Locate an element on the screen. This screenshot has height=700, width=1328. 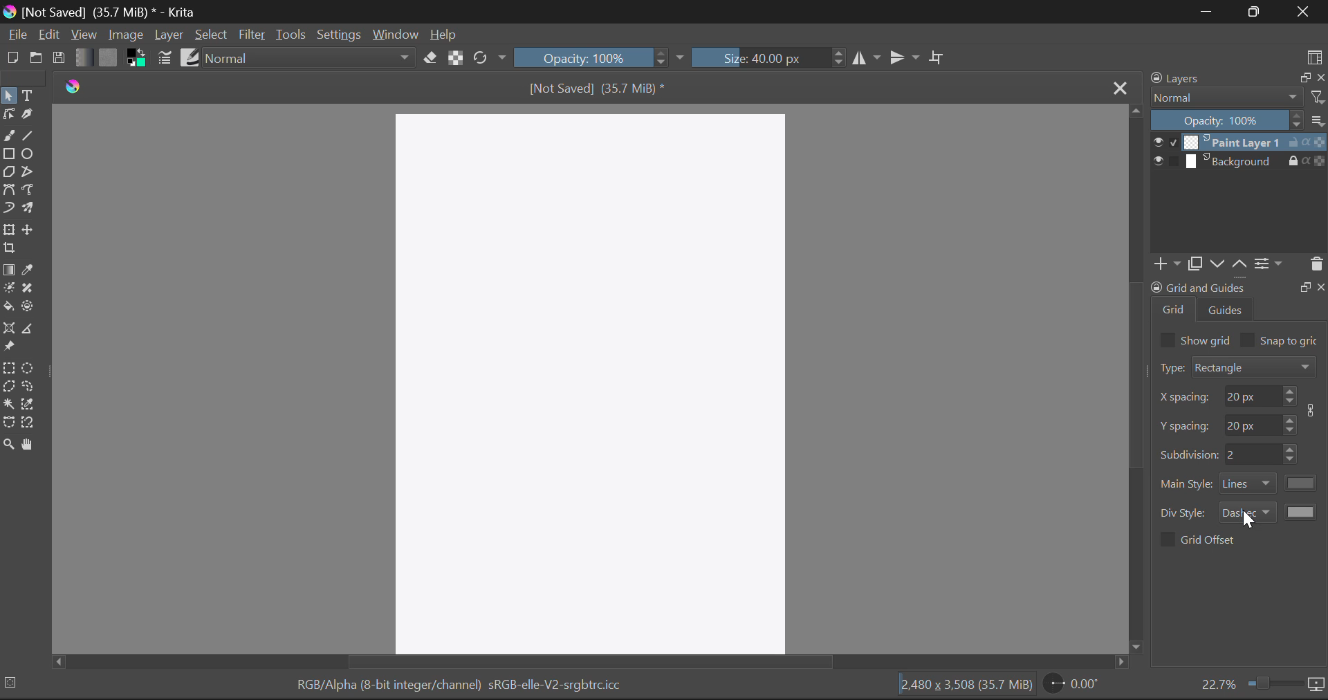
Move Layer is located at coordinates (30, 230).